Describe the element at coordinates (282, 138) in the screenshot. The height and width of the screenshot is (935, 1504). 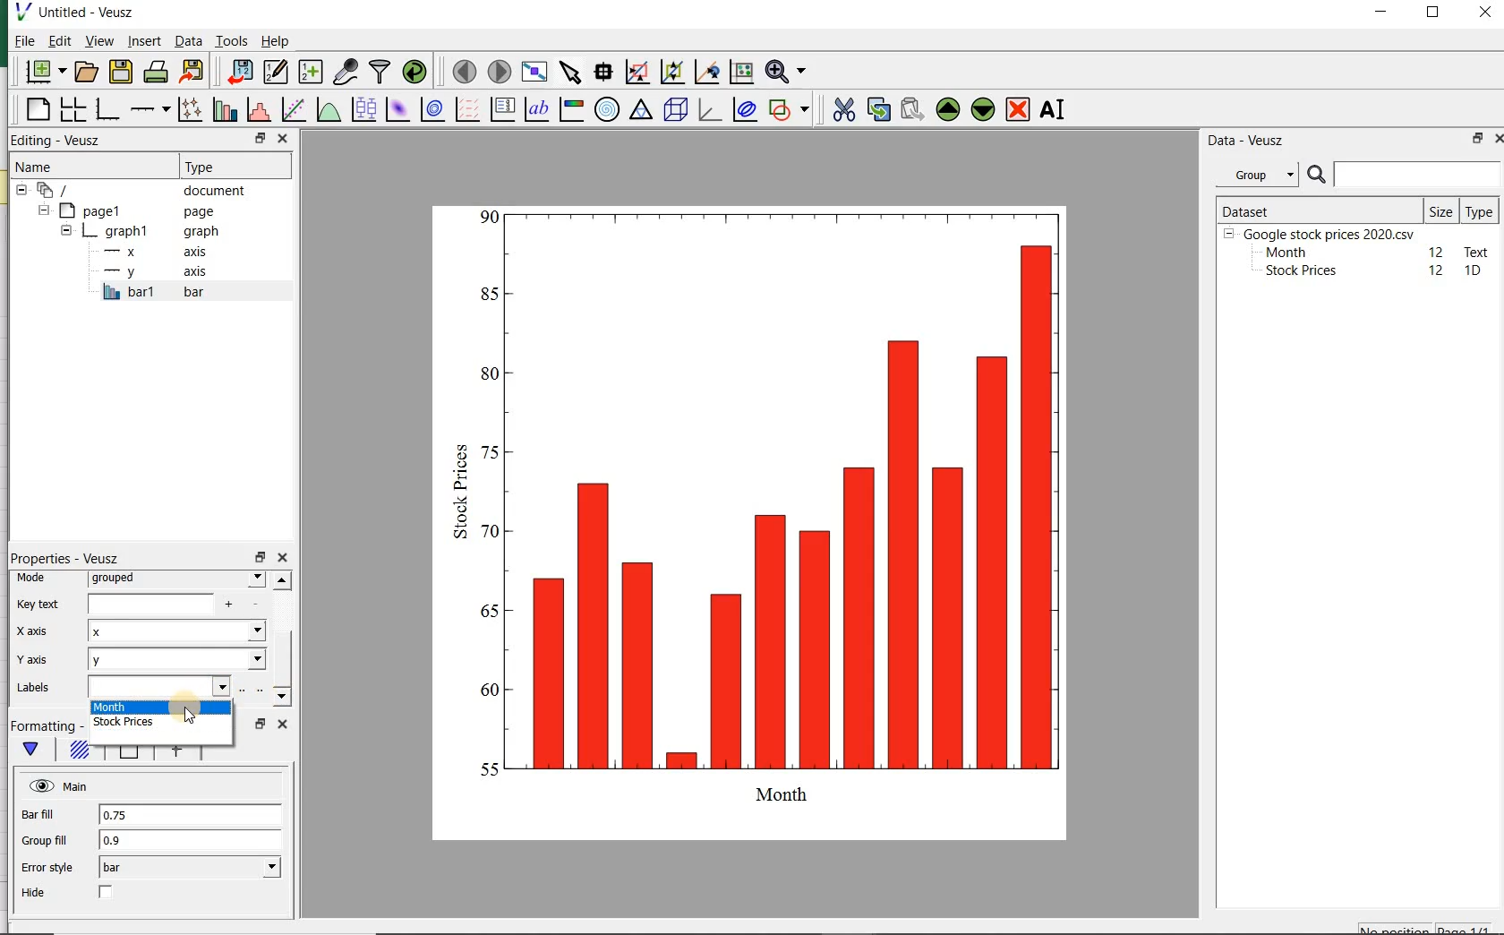
I see `close` at that location.